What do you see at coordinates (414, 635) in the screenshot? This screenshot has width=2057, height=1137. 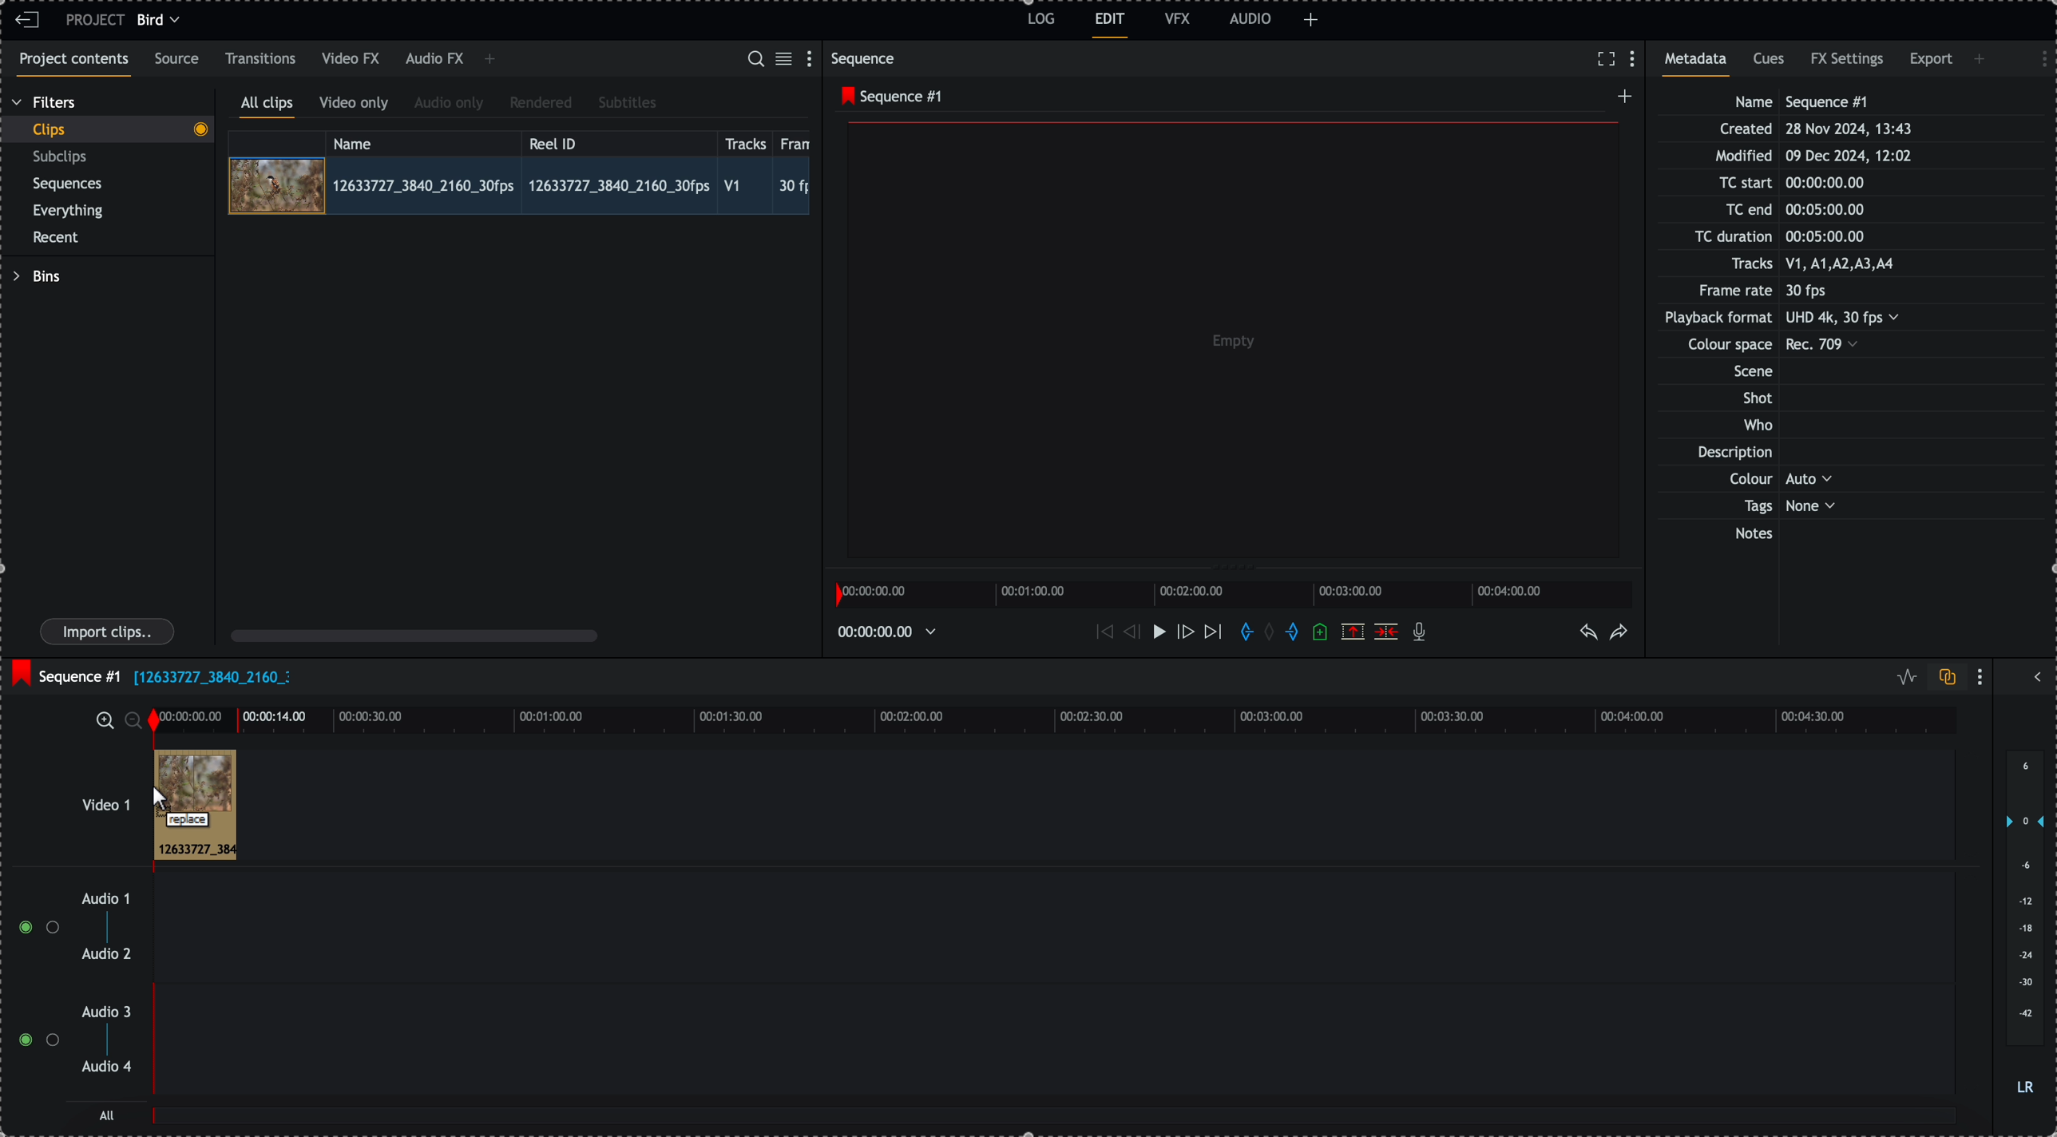 I see `scroll bar` at bounding box center [414, 635].